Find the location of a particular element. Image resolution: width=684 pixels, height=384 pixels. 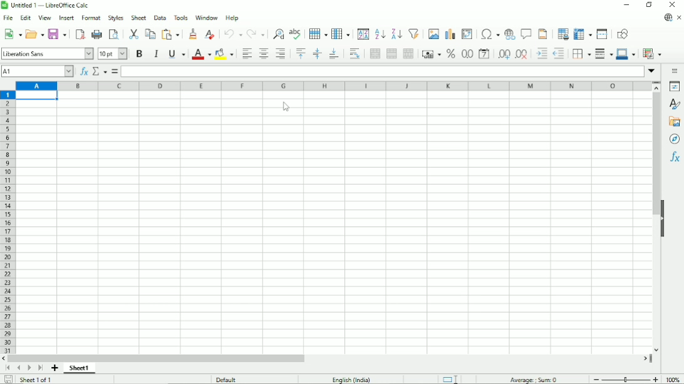

Row is located at coordinates (316, 33).